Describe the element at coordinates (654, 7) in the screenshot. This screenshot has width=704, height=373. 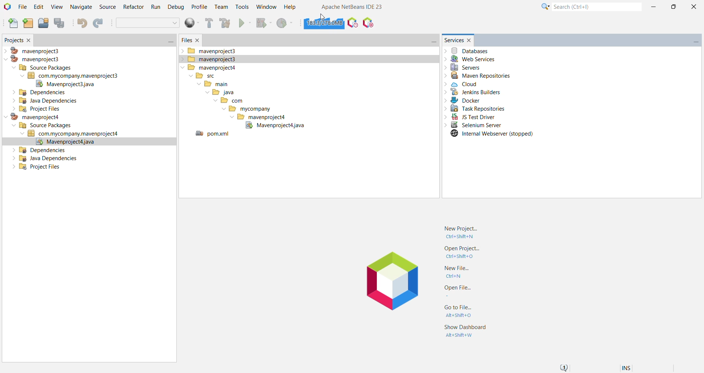
I see `Minimize` at that location.